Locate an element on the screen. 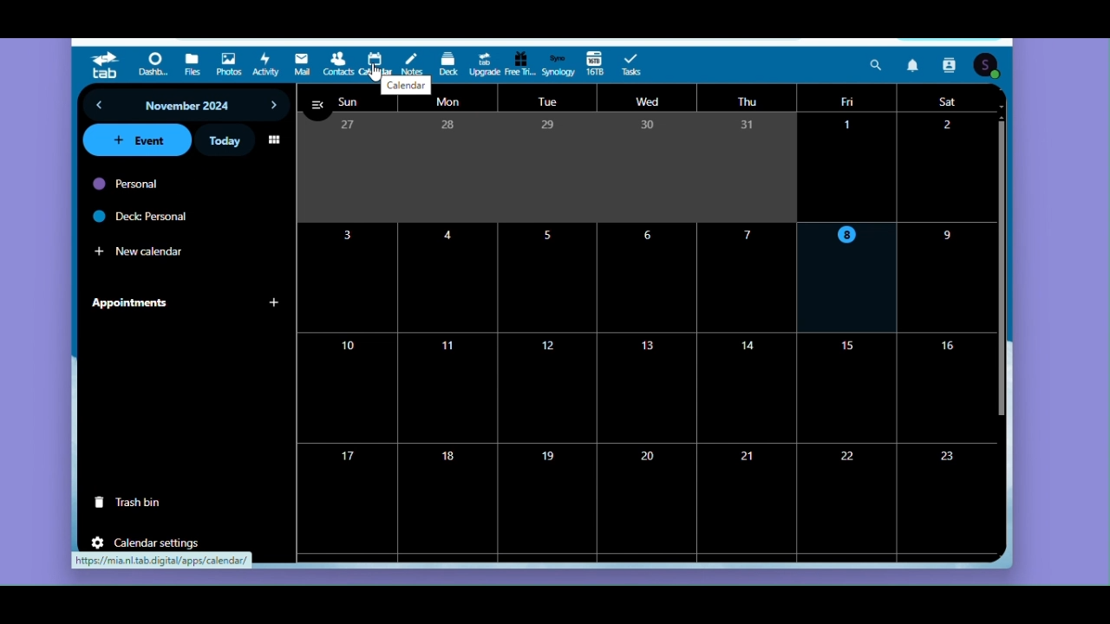  Contacts is located at coordinates (952, 65).